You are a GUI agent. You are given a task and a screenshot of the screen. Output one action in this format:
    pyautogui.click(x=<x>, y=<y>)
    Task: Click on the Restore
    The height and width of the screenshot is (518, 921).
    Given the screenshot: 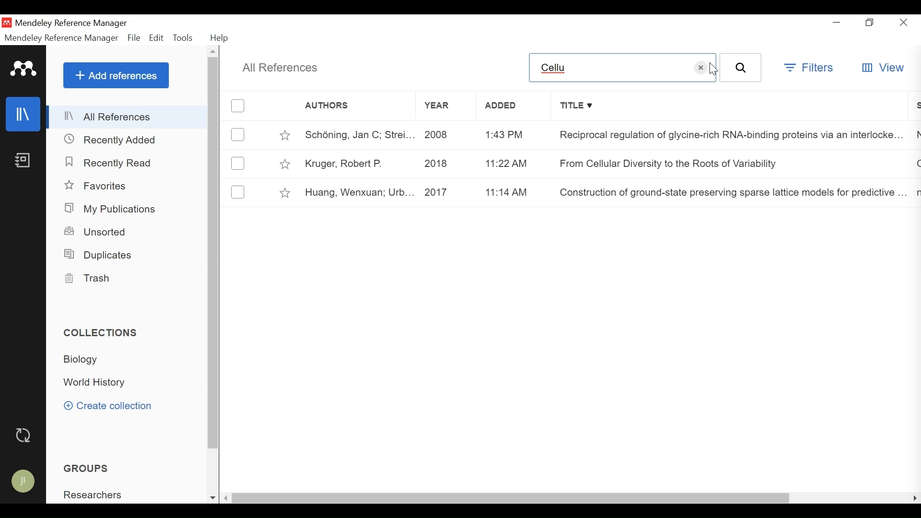 What is the action you would take?
    pyautogui.click(x=870, y=22)
    